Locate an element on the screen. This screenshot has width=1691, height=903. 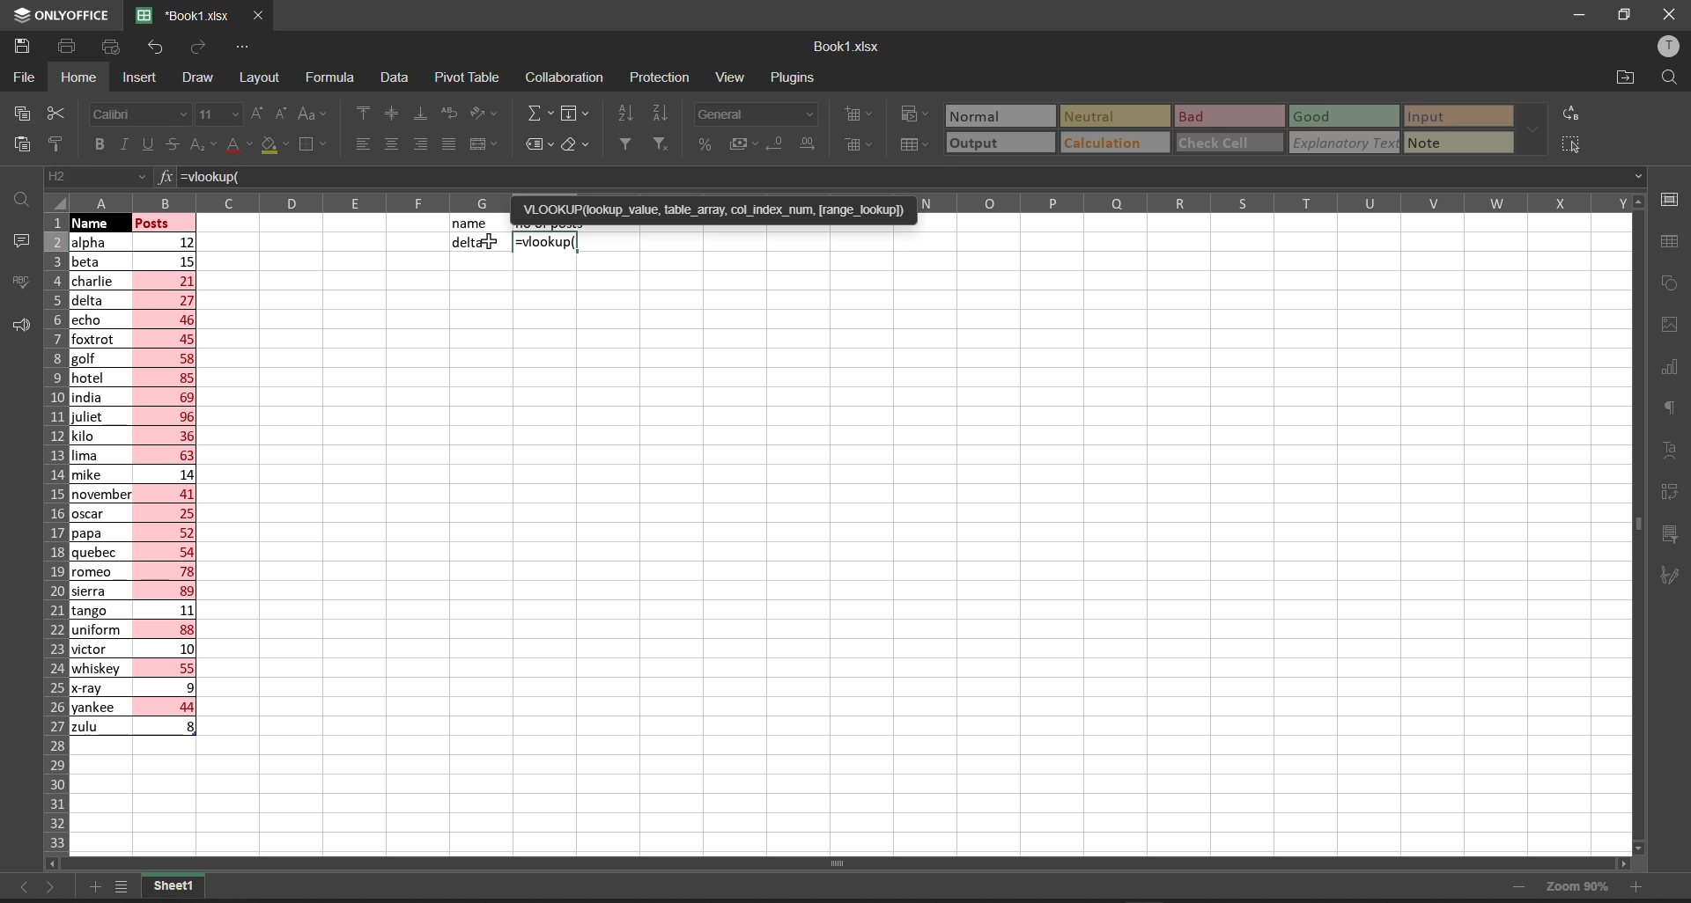
select all is located at coordinates (56, 202).